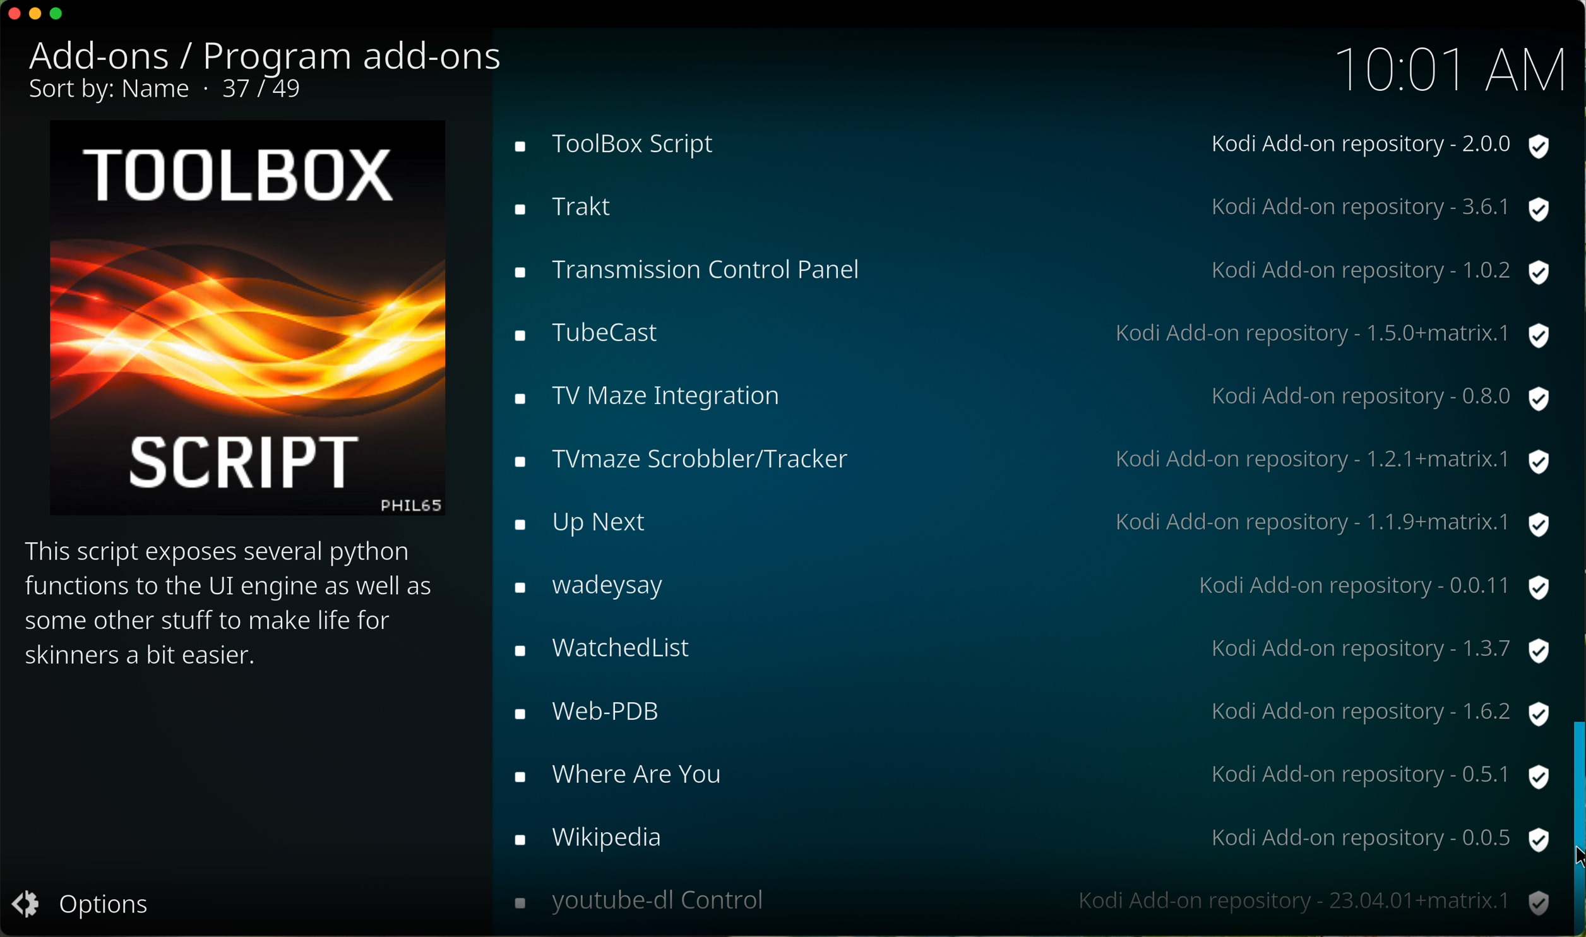 This screenshot has width=1586, height=937. I want to click on watchedlist, so click(1031, 649).